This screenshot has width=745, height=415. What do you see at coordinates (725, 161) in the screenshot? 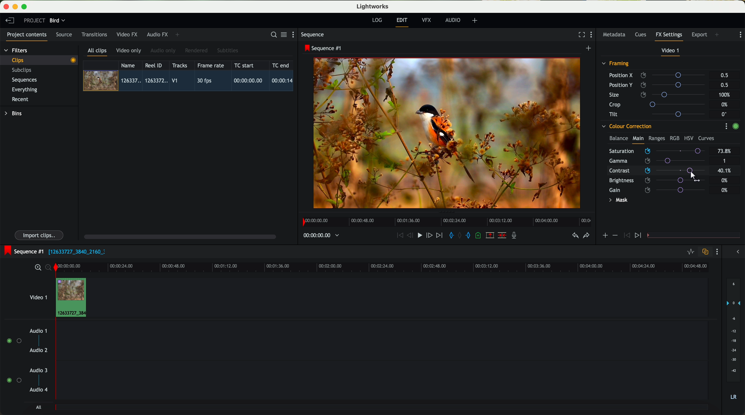
I see `1` at bounding box center [725, 161].